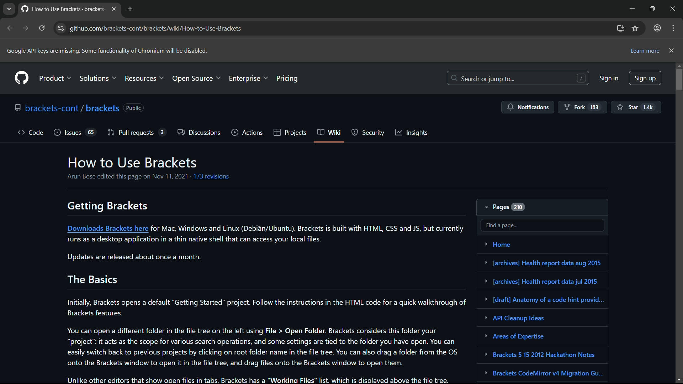  Describe the element at coordinates (656, 28) in the screenshot. I see `profile` at that location.